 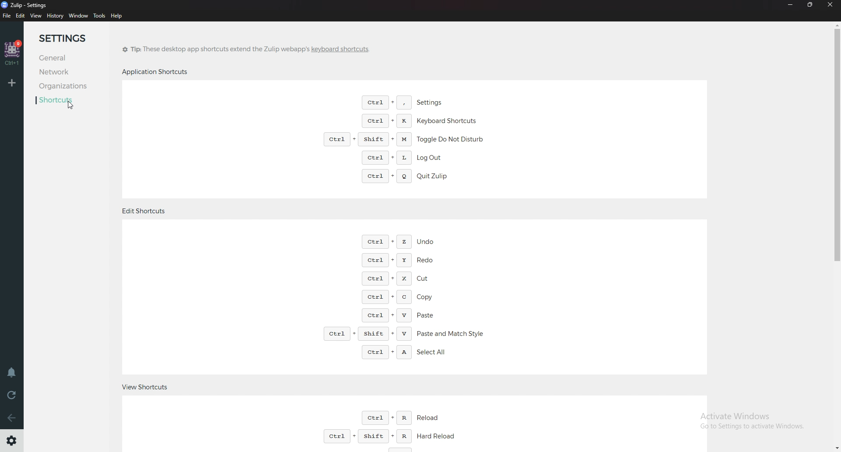 What do you see at coordinates (55, 16) in the screenshot?
I see `history` at bounding box center [55, 16].